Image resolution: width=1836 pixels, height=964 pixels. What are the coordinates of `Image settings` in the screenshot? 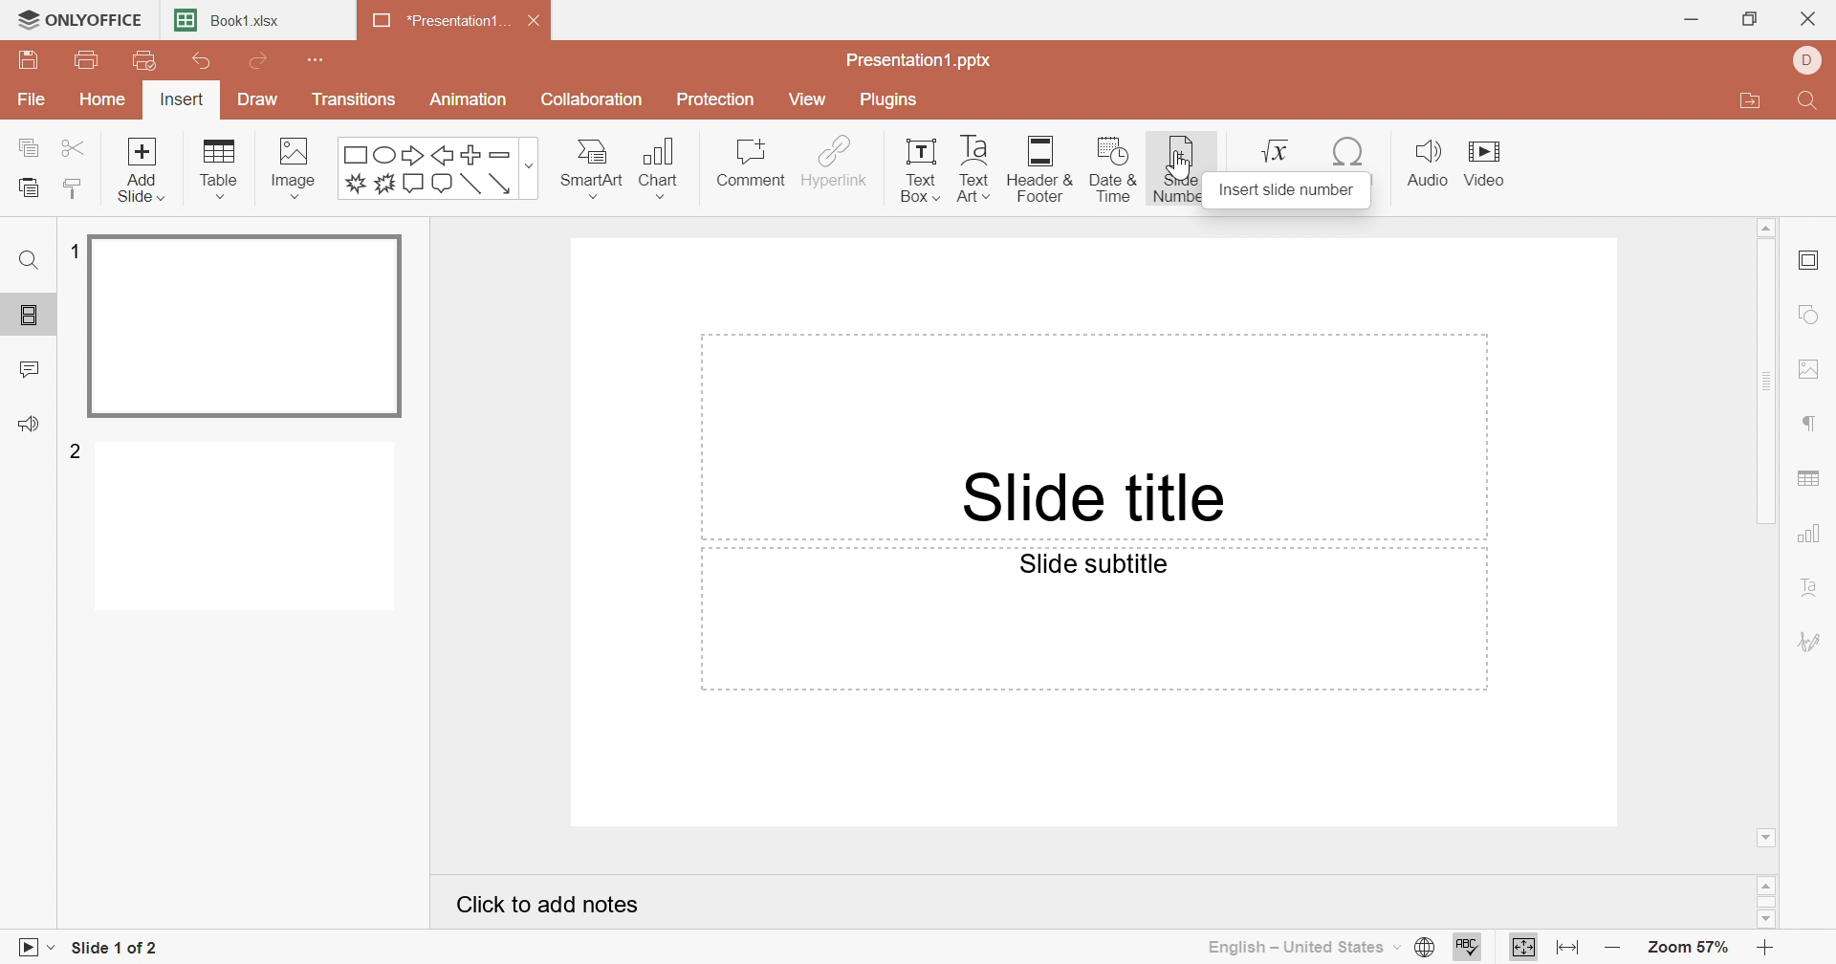 It's located at (1814, 372).